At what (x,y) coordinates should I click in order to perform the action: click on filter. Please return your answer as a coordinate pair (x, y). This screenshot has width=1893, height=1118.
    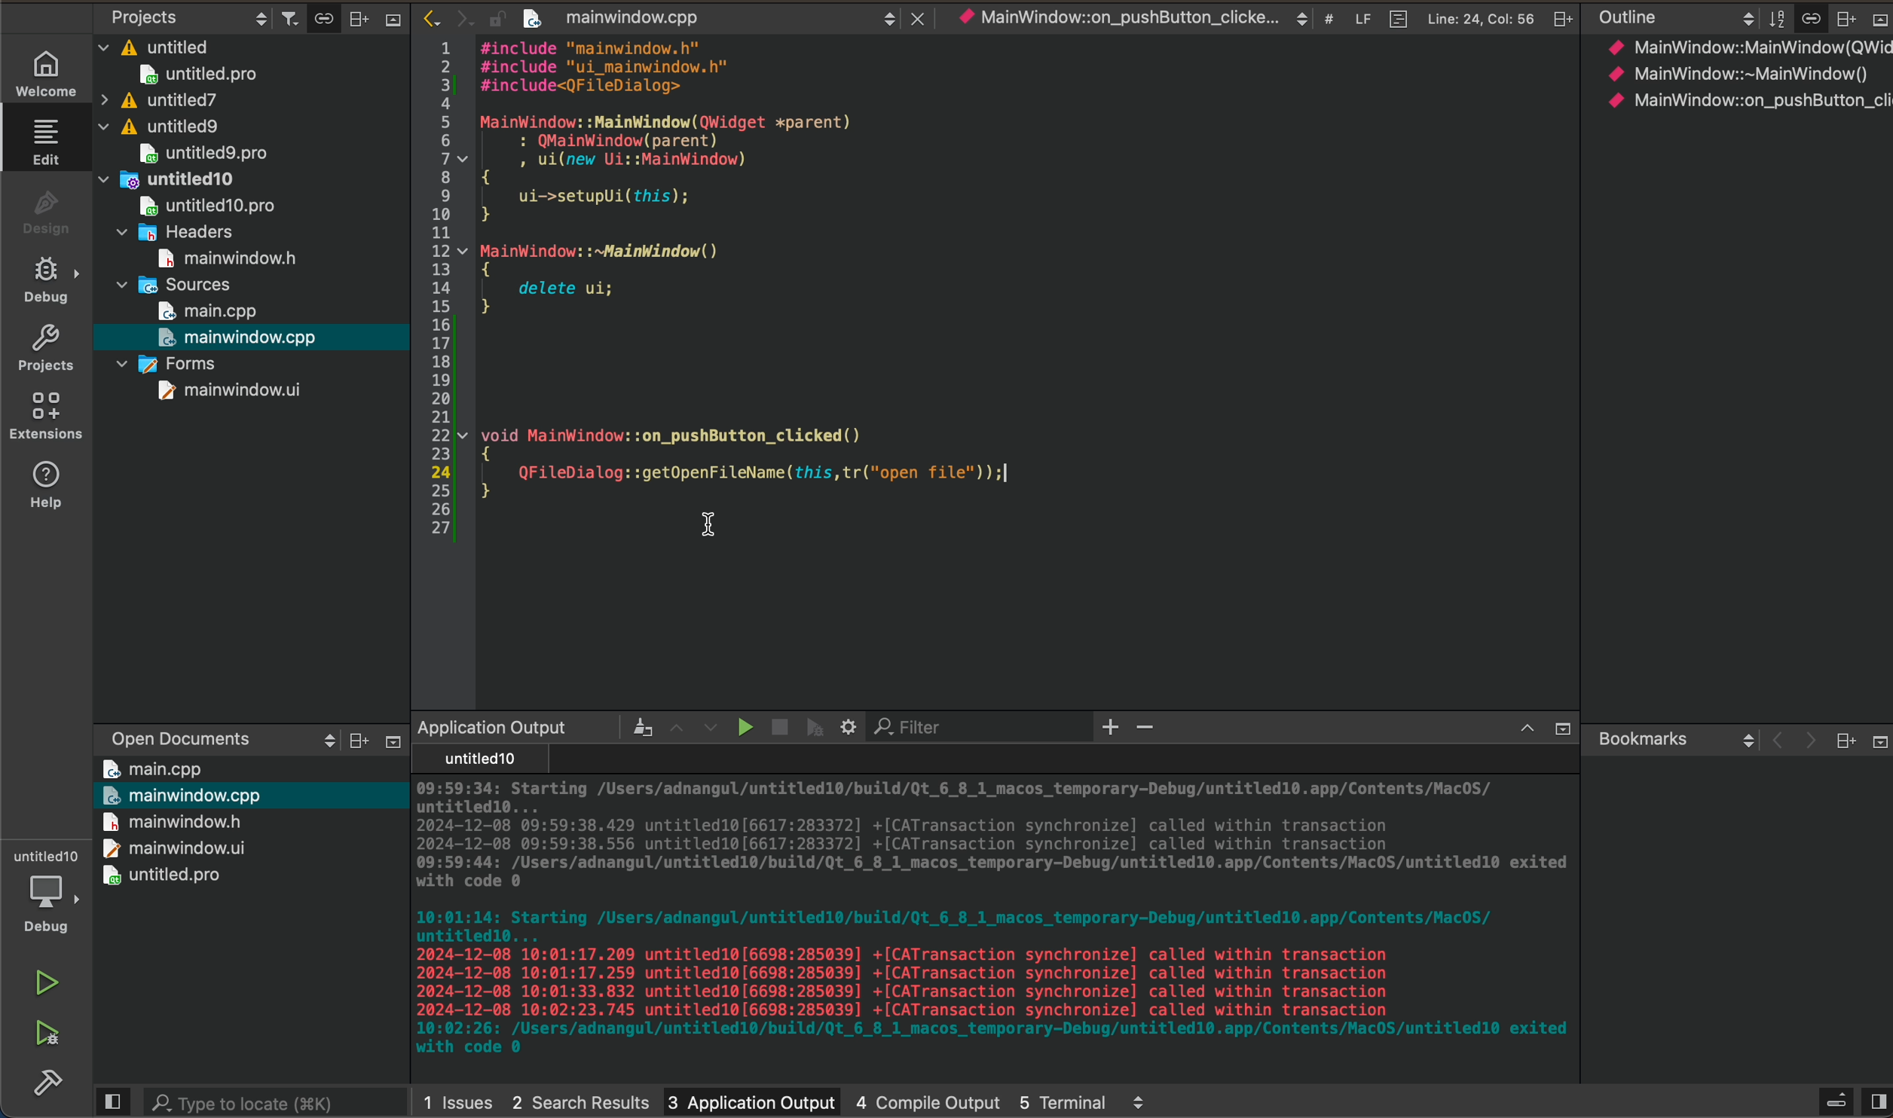
    Looking at the image, I should click on (919, 728).